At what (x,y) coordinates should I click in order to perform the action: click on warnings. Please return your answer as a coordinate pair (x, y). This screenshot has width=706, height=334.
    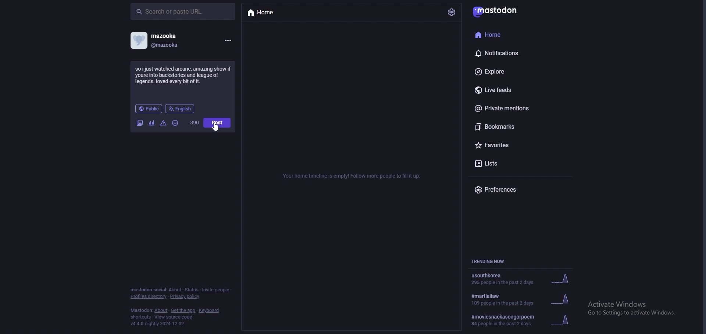
    Looking at the image, I should click on (163, 123).